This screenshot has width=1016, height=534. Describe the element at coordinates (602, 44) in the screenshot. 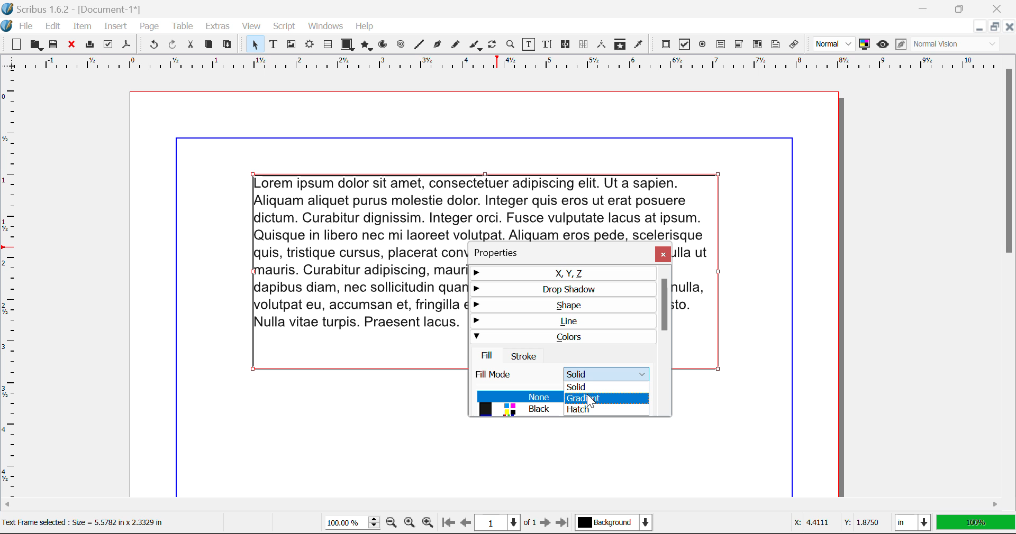

I see `Measurements` at that location.